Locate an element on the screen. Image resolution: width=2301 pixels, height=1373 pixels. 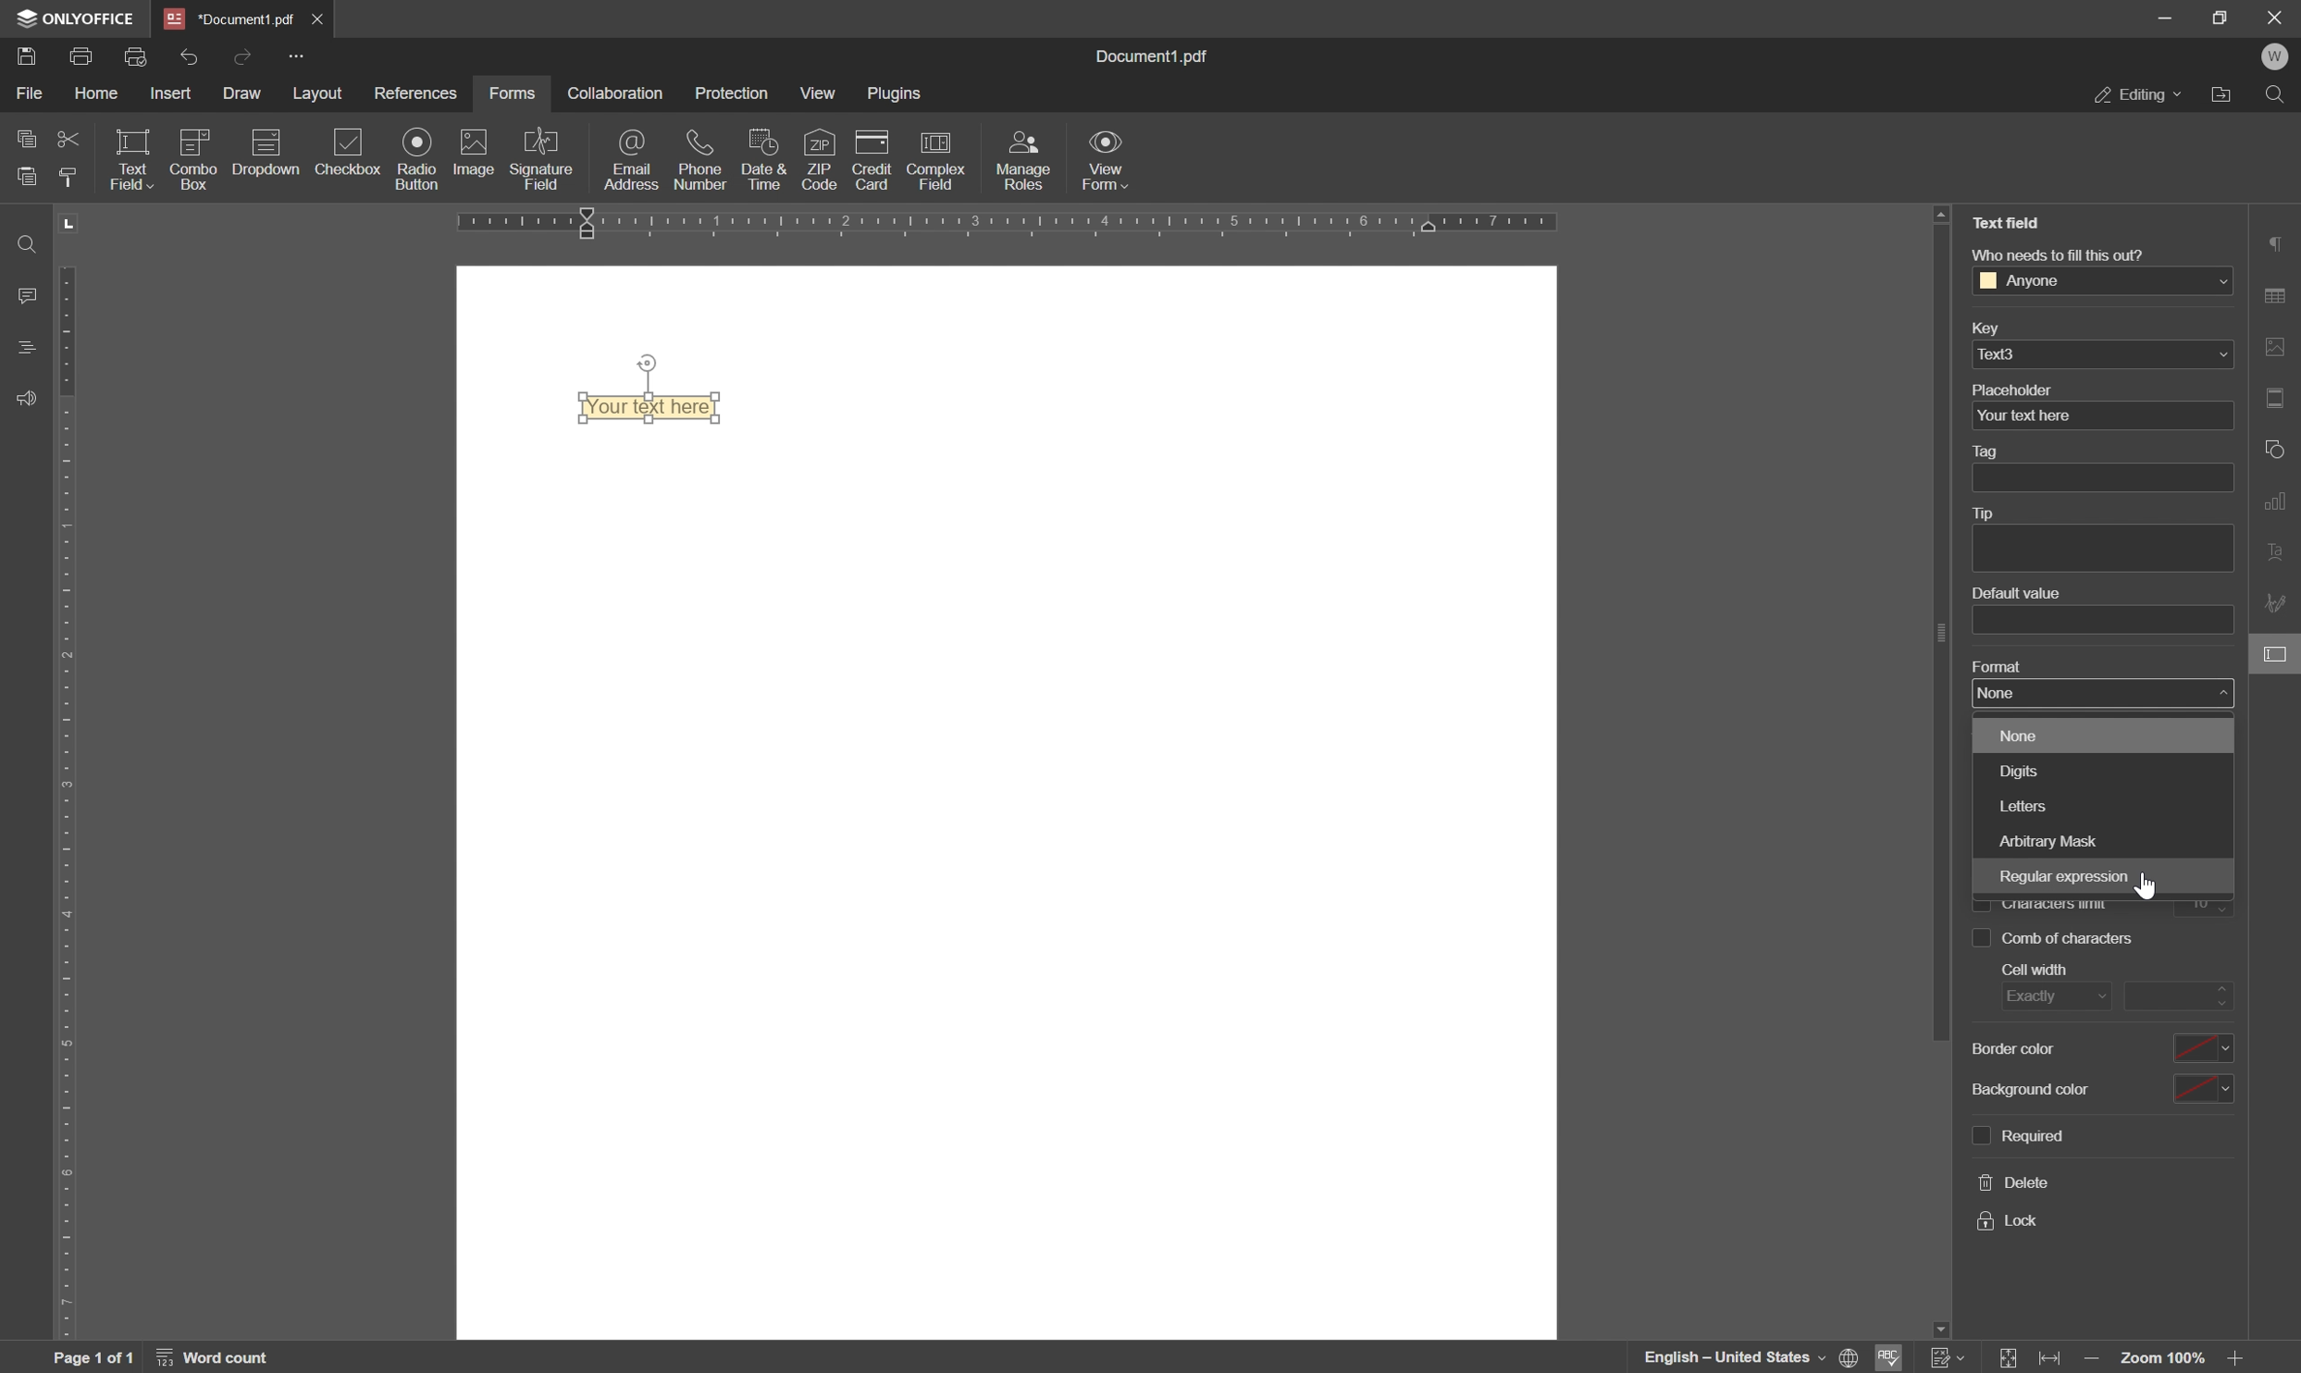
plugins is located at coordinates (897, 94).